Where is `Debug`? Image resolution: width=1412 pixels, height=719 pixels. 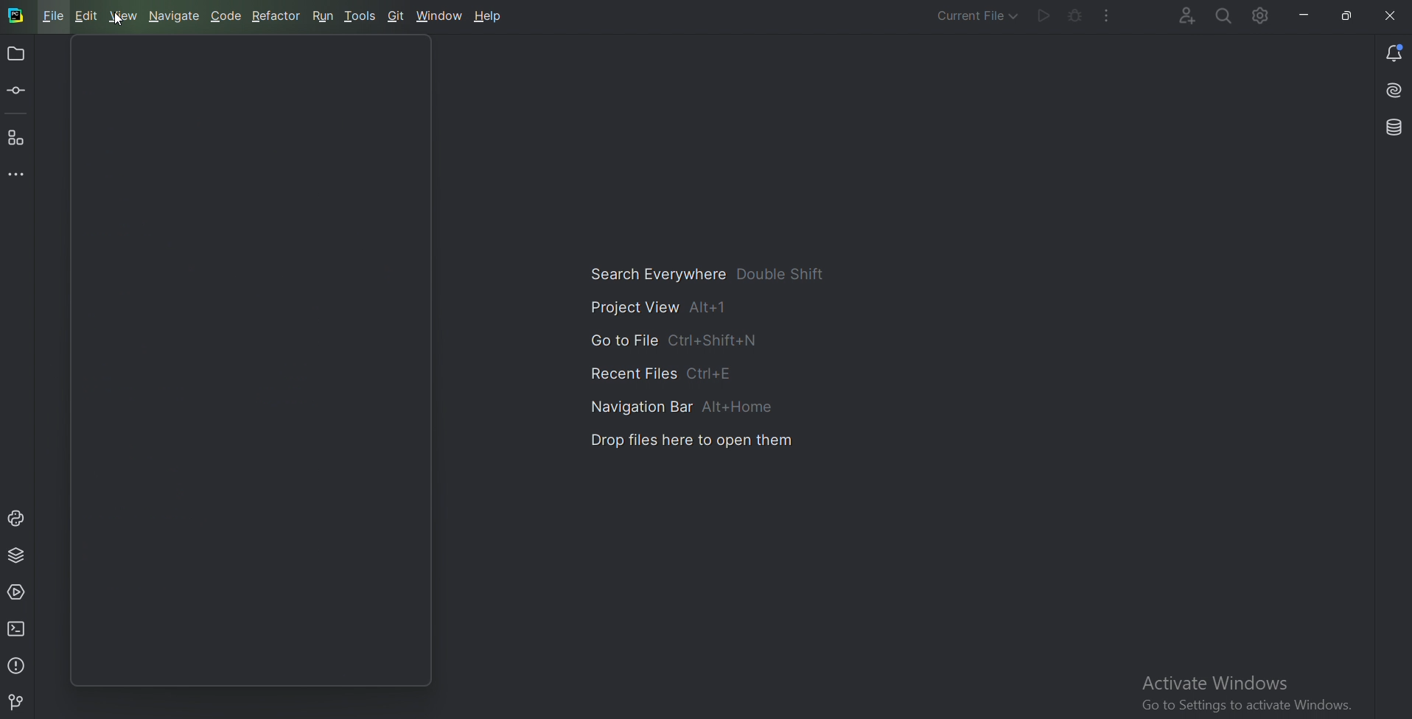
Debug is located at coordinates (1075, 15).